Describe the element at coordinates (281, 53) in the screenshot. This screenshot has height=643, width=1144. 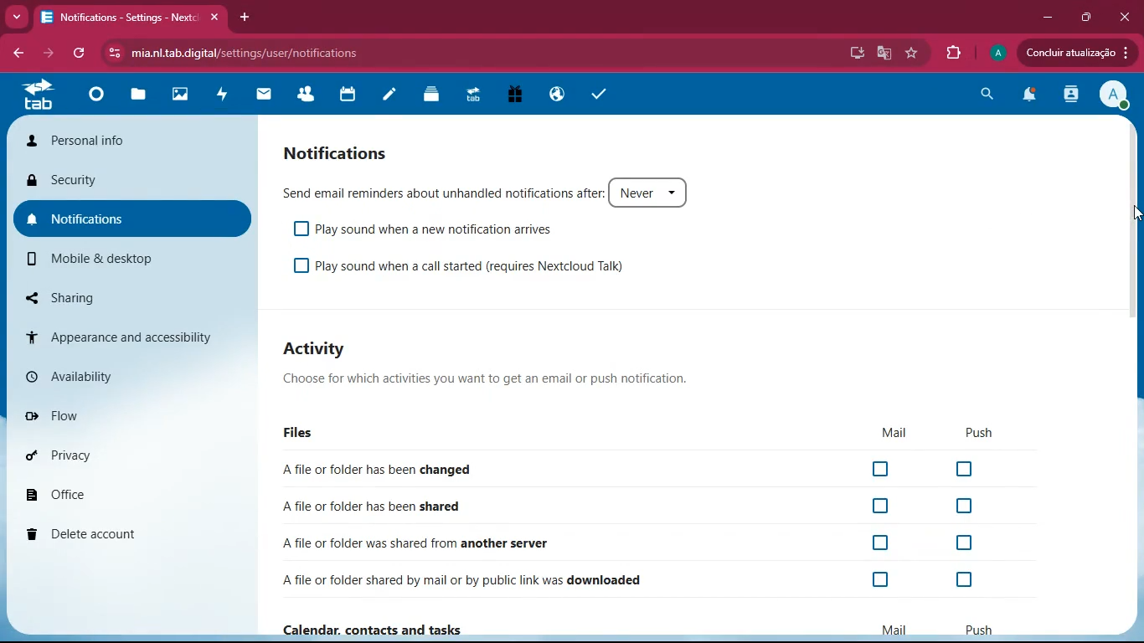
I see `url` at that location.